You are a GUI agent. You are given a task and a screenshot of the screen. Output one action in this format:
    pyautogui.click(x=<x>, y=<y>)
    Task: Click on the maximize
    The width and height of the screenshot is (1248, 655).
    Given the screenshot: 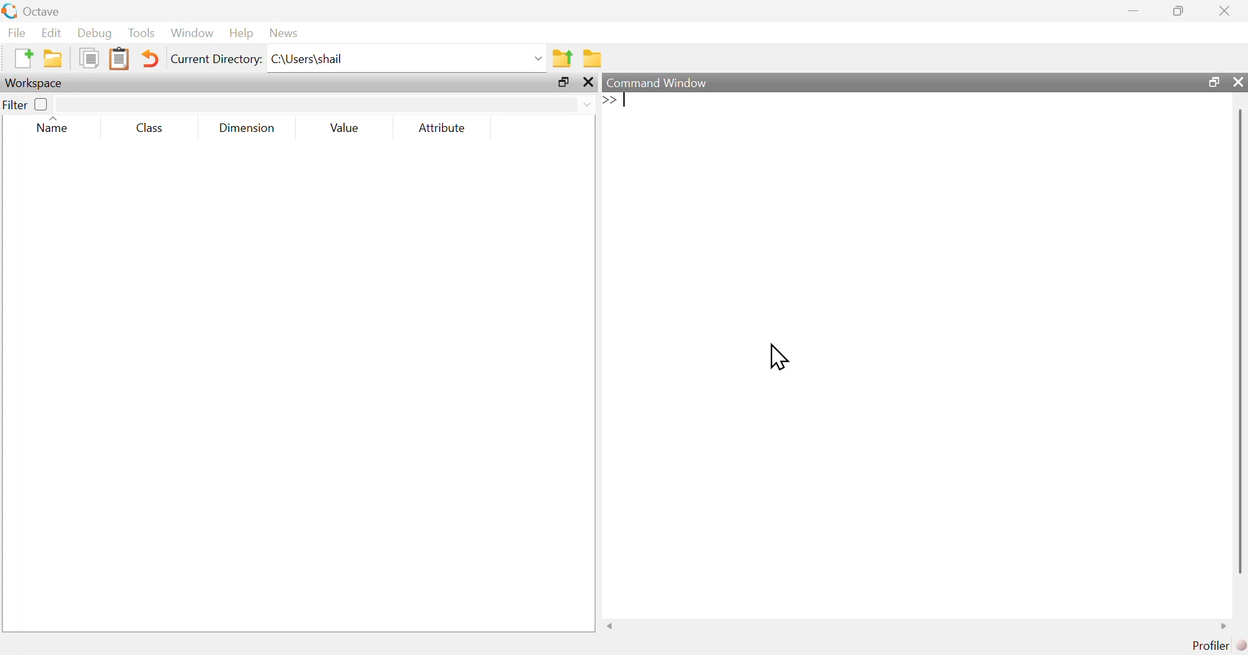 What is the action you would take?
    pyautogui.click(x=1180, y=10)
    